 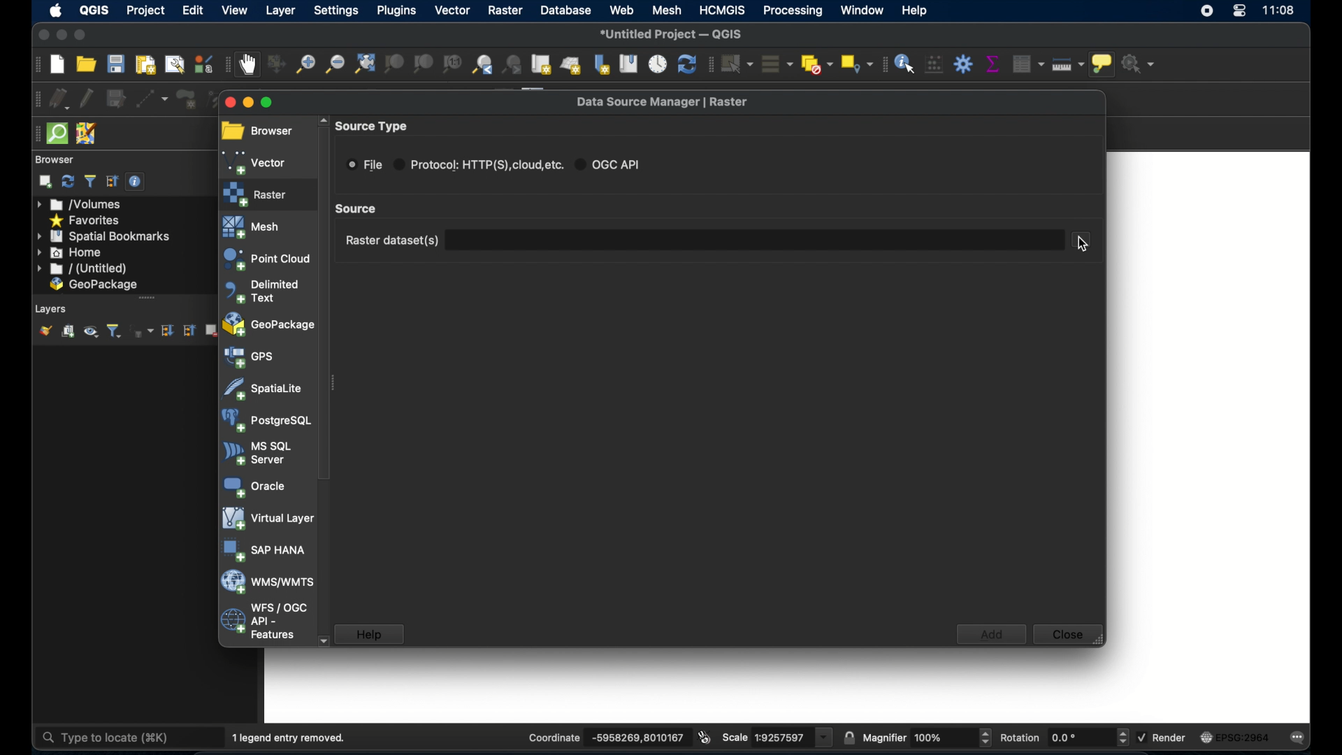 What do you see at coordinates (882, 64) in the screenshot?
I see `attribute toolbar` at bounding box center [882, 64].